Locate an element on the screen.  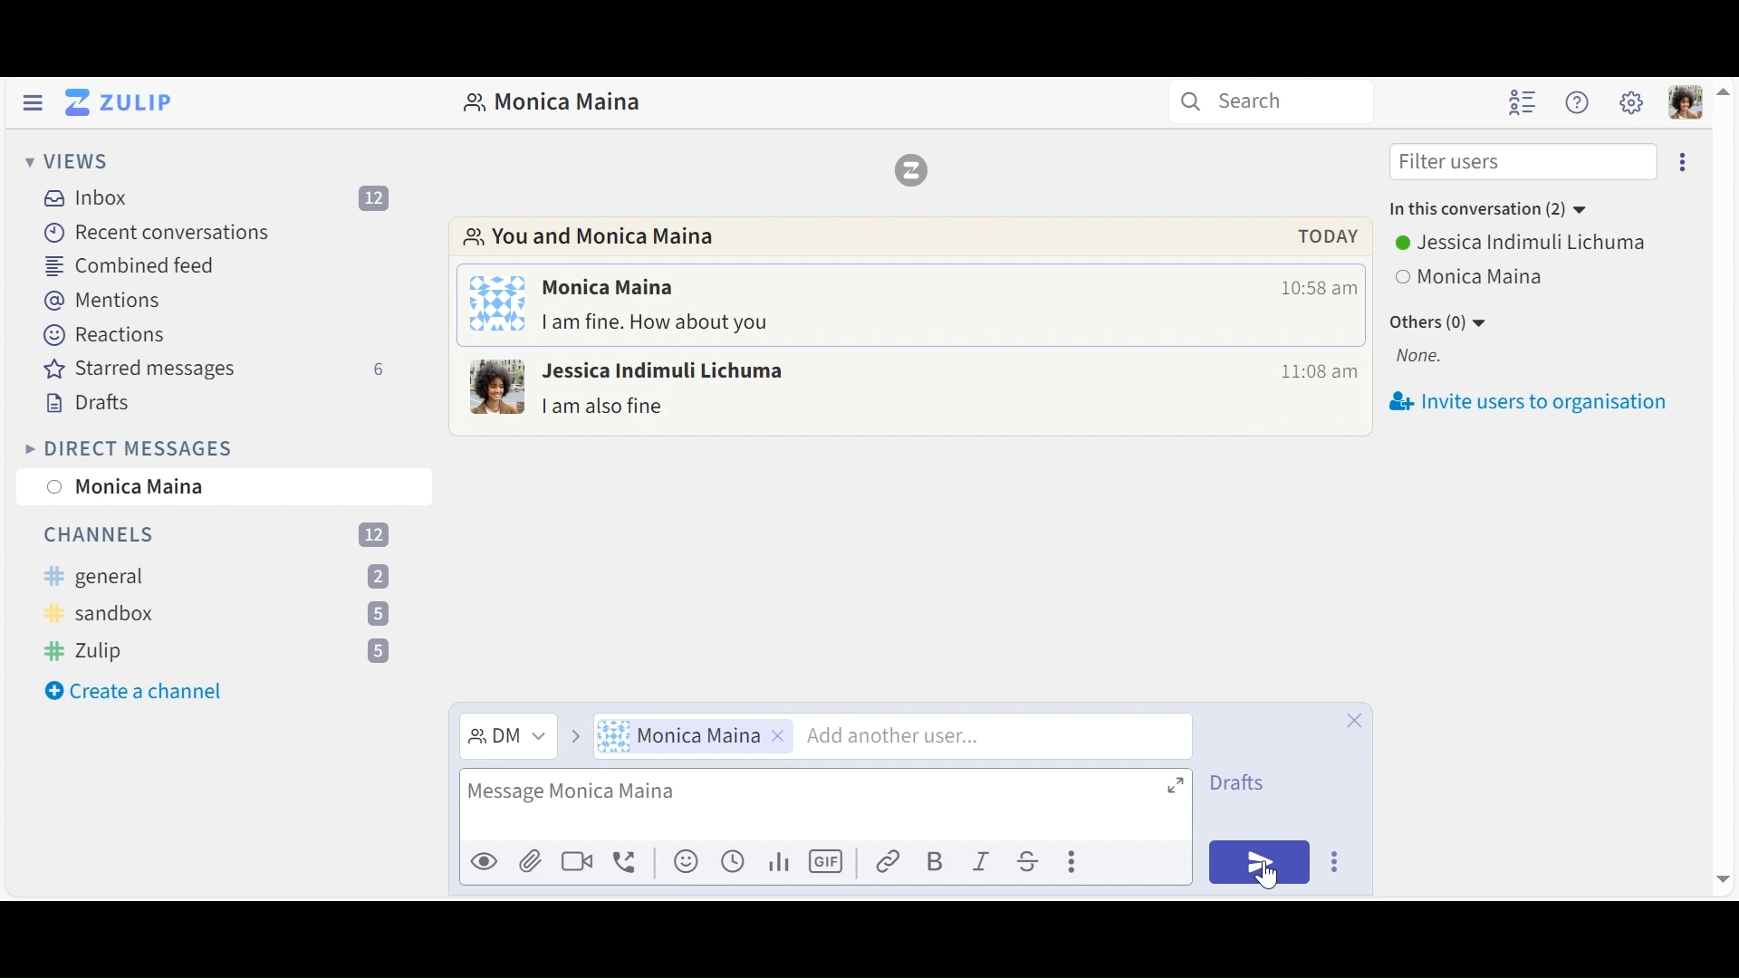
Add emoji is located at coordinates (688, 862).